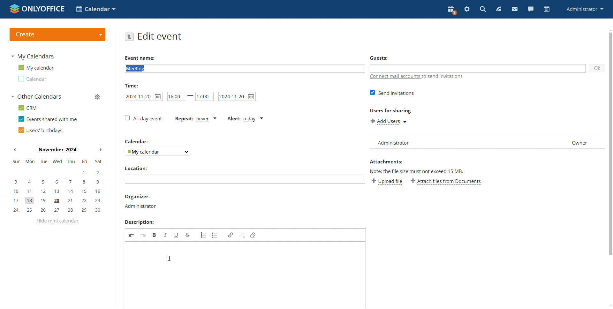 The width and height of the screenshot is (613, 309). Describe the element at coordinates (514, 9) in the screenshot. I see `mail` at that location.